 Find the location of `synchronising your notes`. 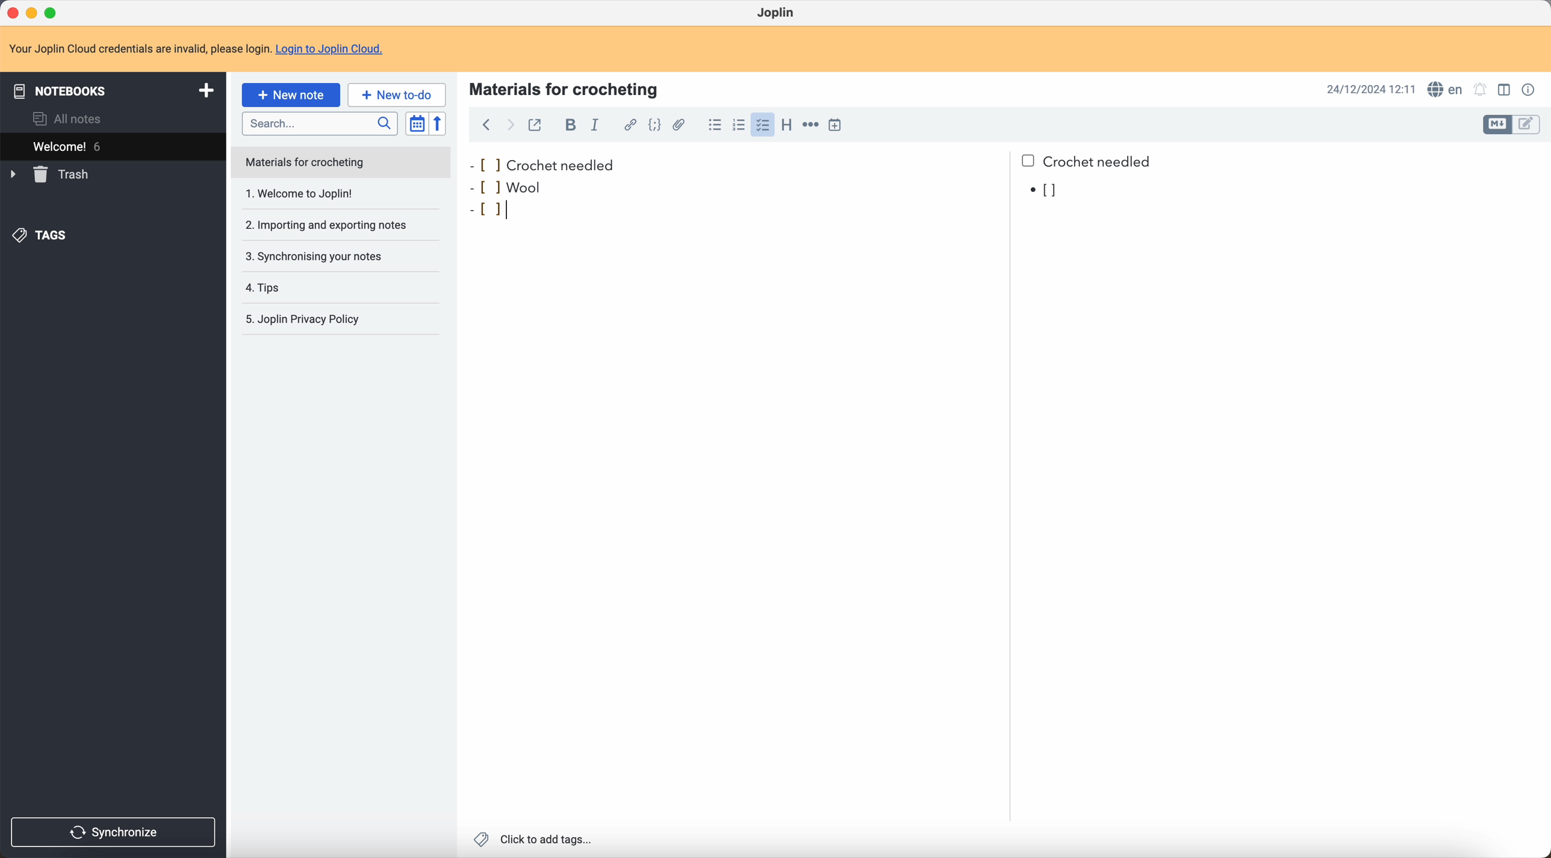

synchronising your notes is located at coordinates (334, 256).